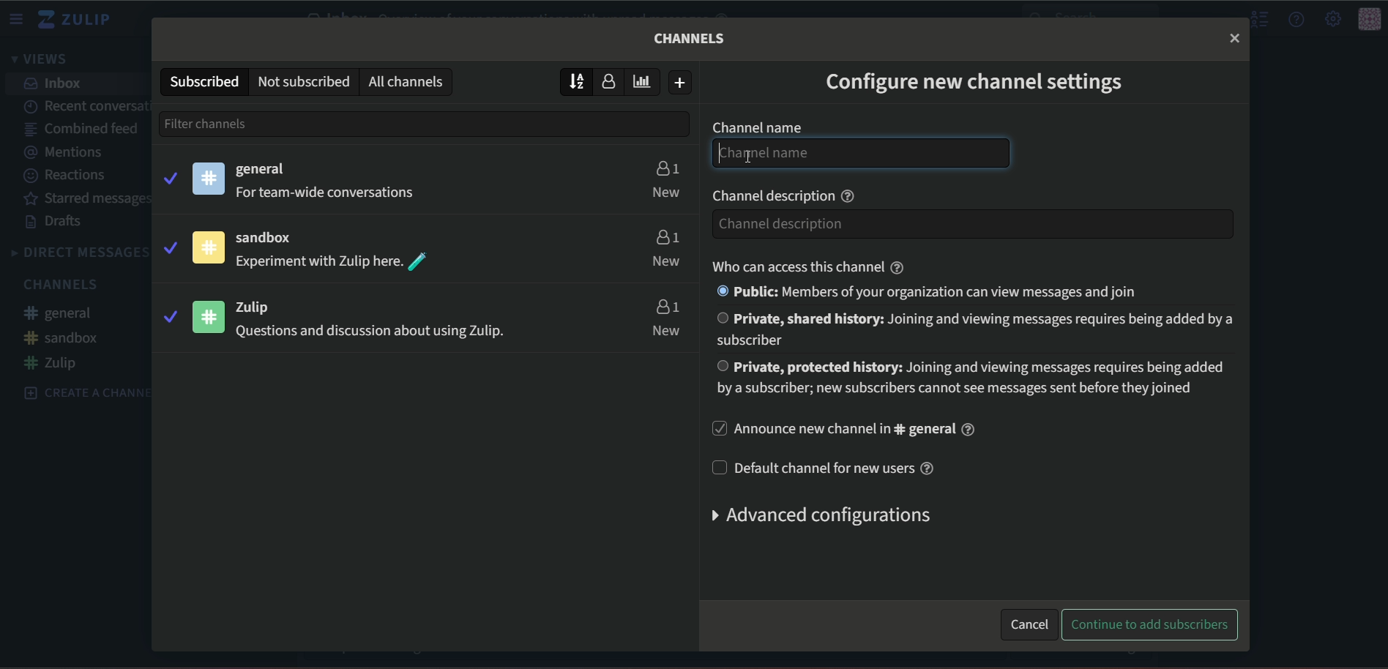  Describe the element at coordinates (1332, 18) in the screenshot. I see `main menu` at that location.